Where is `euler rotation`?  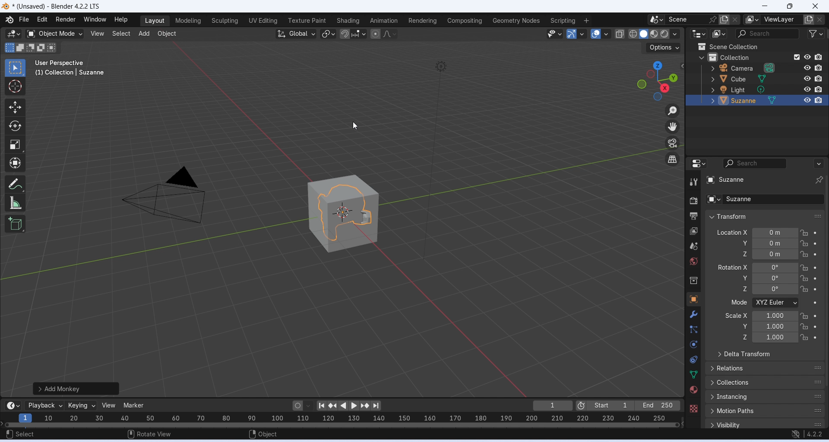 euler rotation is located at coordinates (775, 268).